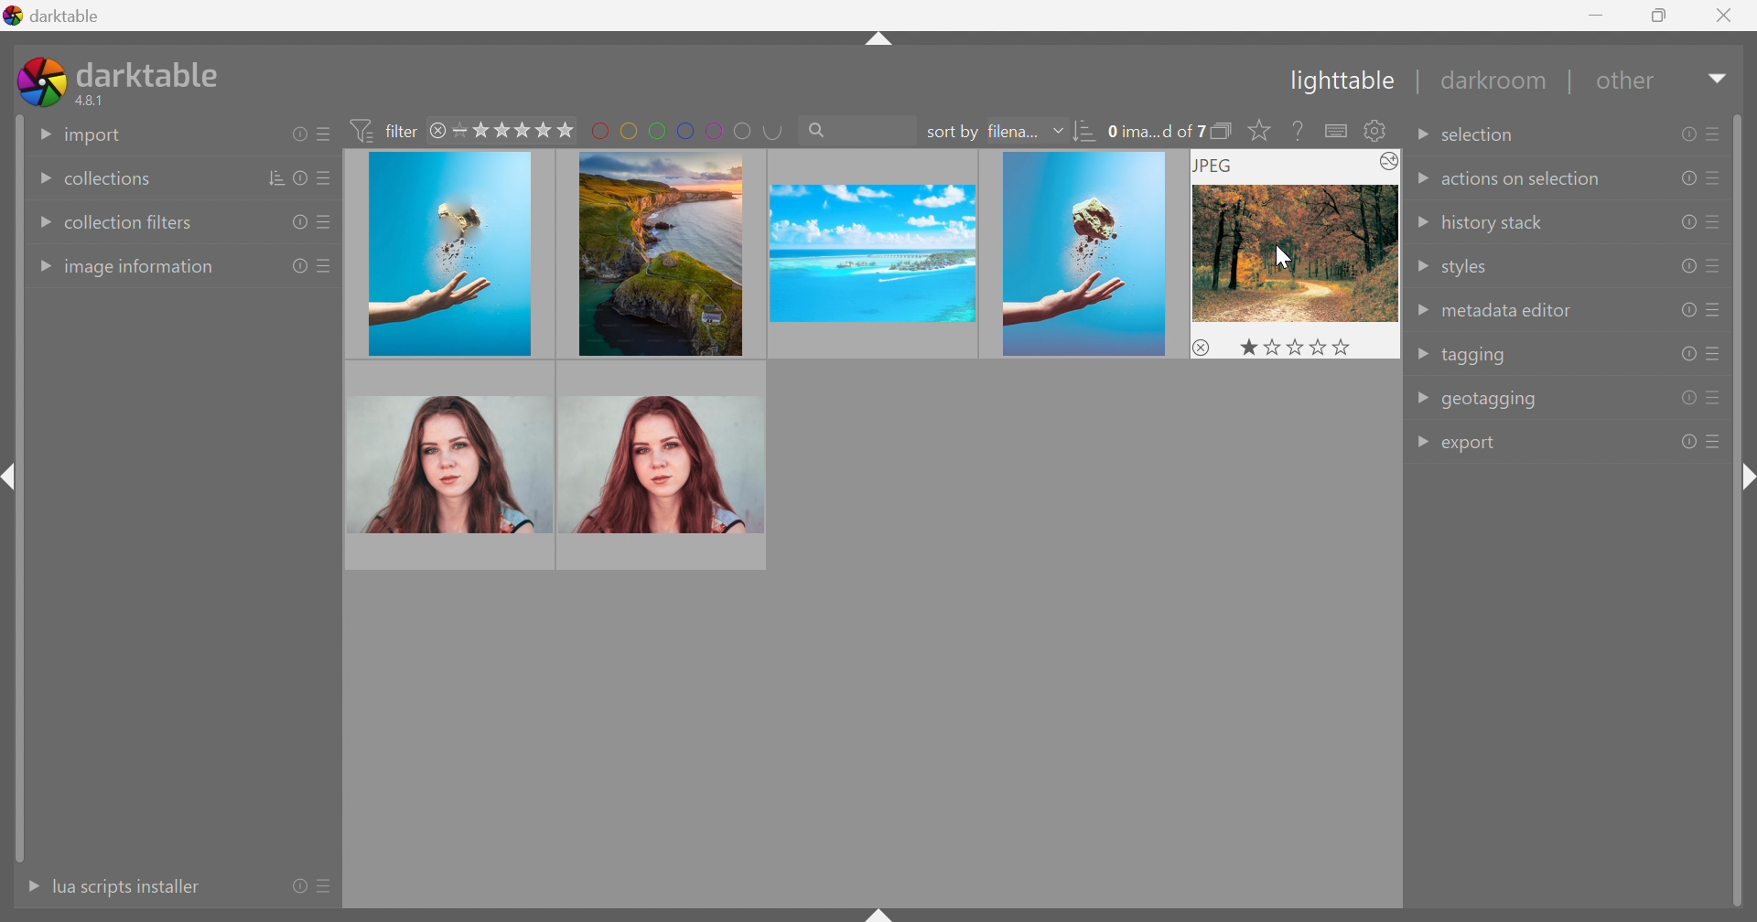 The height and width of the screenshot is (922, 1757). I want to click on image, so click(1084, 254).